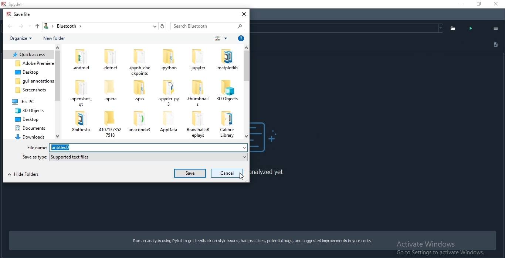 Image resolution: width=505 pixels, height=258 pixels. I want to click on scroll bar, so click(57, 92).